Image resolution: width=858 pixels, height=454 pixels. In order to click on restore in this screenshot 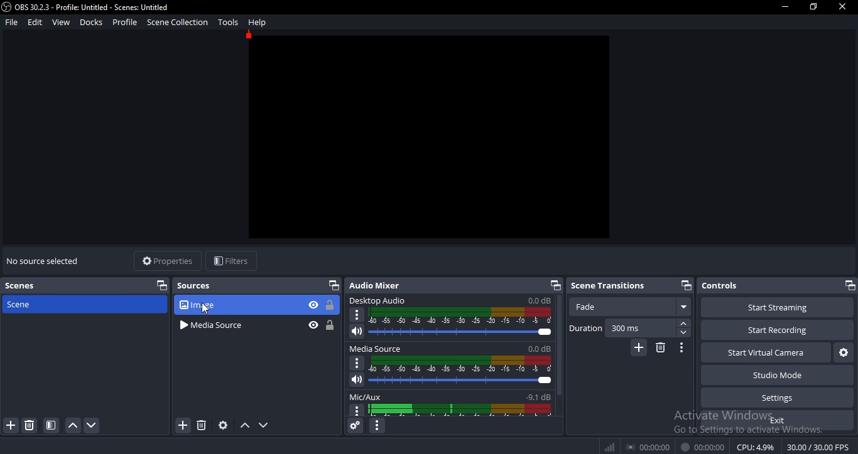, I will do `click(851, 285)`.